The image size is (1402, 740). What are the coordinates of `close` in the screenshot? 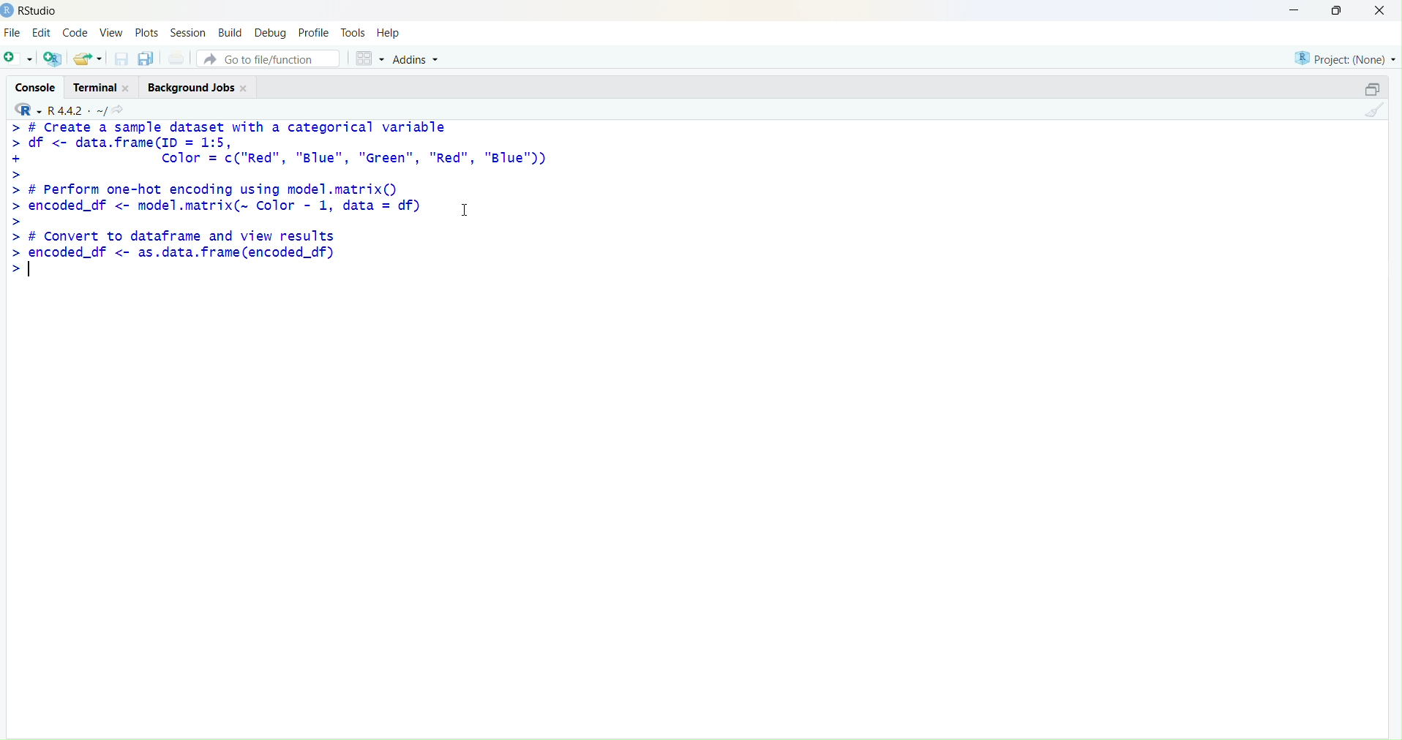 It's located at (127, 88).